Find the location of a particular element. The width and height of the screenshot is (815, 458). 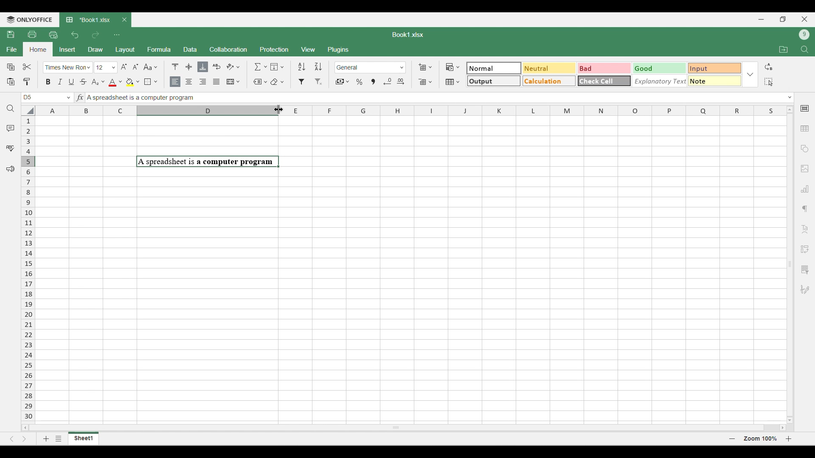

Insert menu is located at coordinates (67, 50).